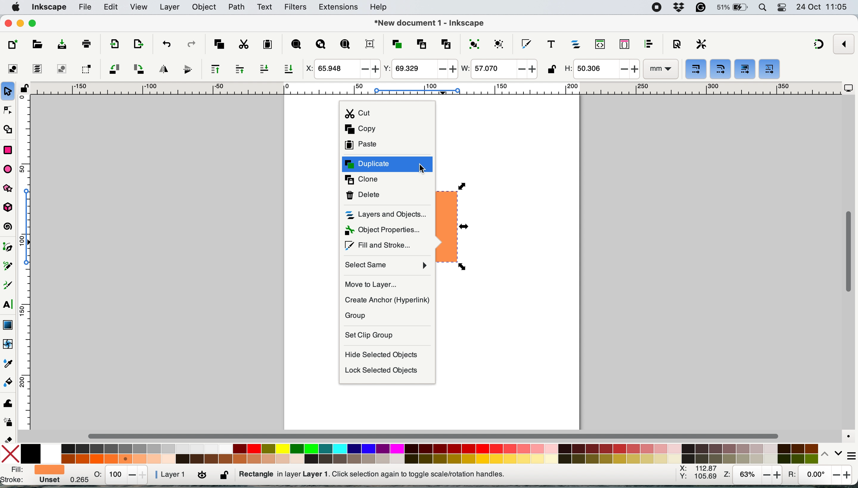 The width and height of the screenshot is (858, 488). Describe the element at coordinates (844, 44) in the screenshot. I see `enable snapping` at that location.